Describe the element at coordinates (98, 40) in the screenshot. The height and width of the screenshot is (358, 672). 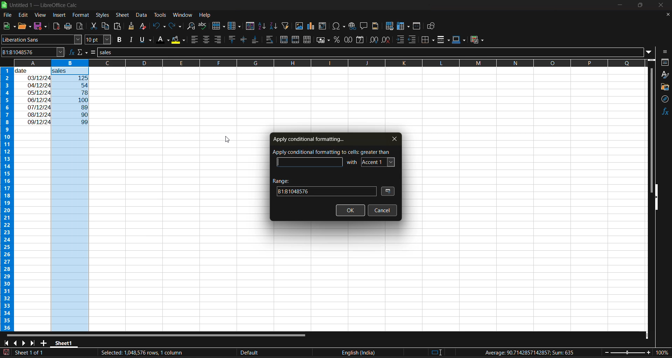
I see `font size` at that location.